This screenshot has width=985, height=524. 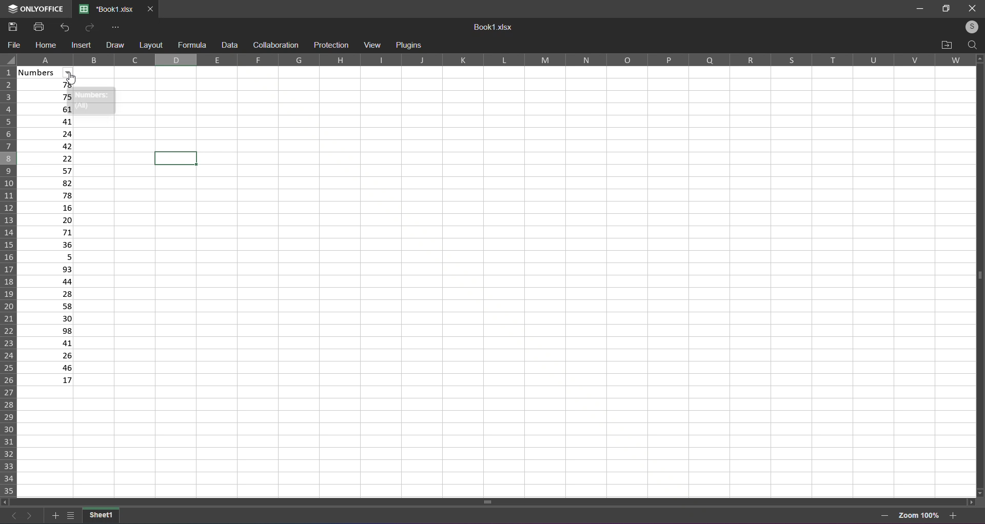 What do you see at coordinates (331, 45) in the screenshot?
I see `protection` at bounding box center [331, 45].